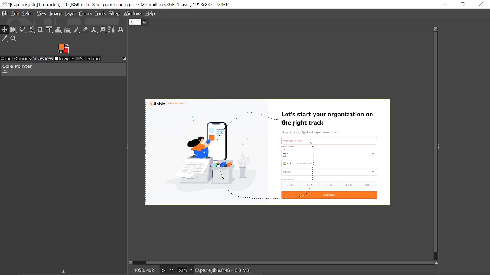 The image size is (490, 275). I want to click on Image unit, so click(168, 270).